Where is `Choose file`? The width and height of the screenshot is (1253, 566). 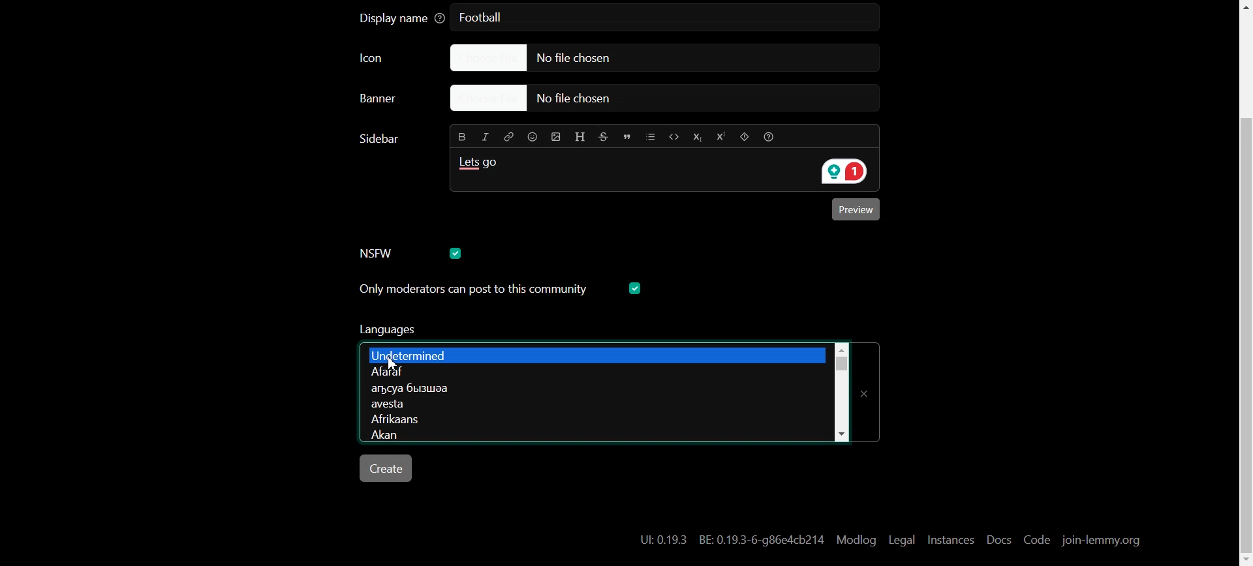 Choose file is located at coordinates (668, 99).